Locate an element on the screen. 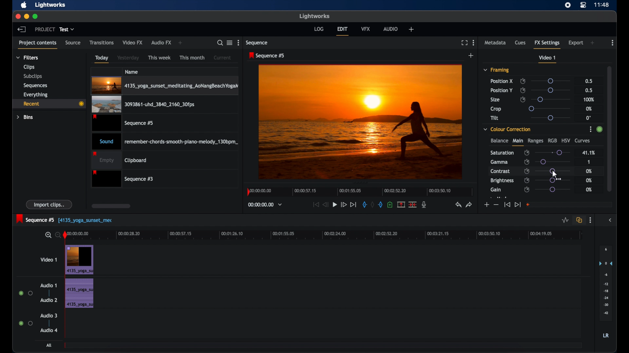 Image resolution: width=629 pixels, height=353 pixels. log is located at coordinates (319, 28).